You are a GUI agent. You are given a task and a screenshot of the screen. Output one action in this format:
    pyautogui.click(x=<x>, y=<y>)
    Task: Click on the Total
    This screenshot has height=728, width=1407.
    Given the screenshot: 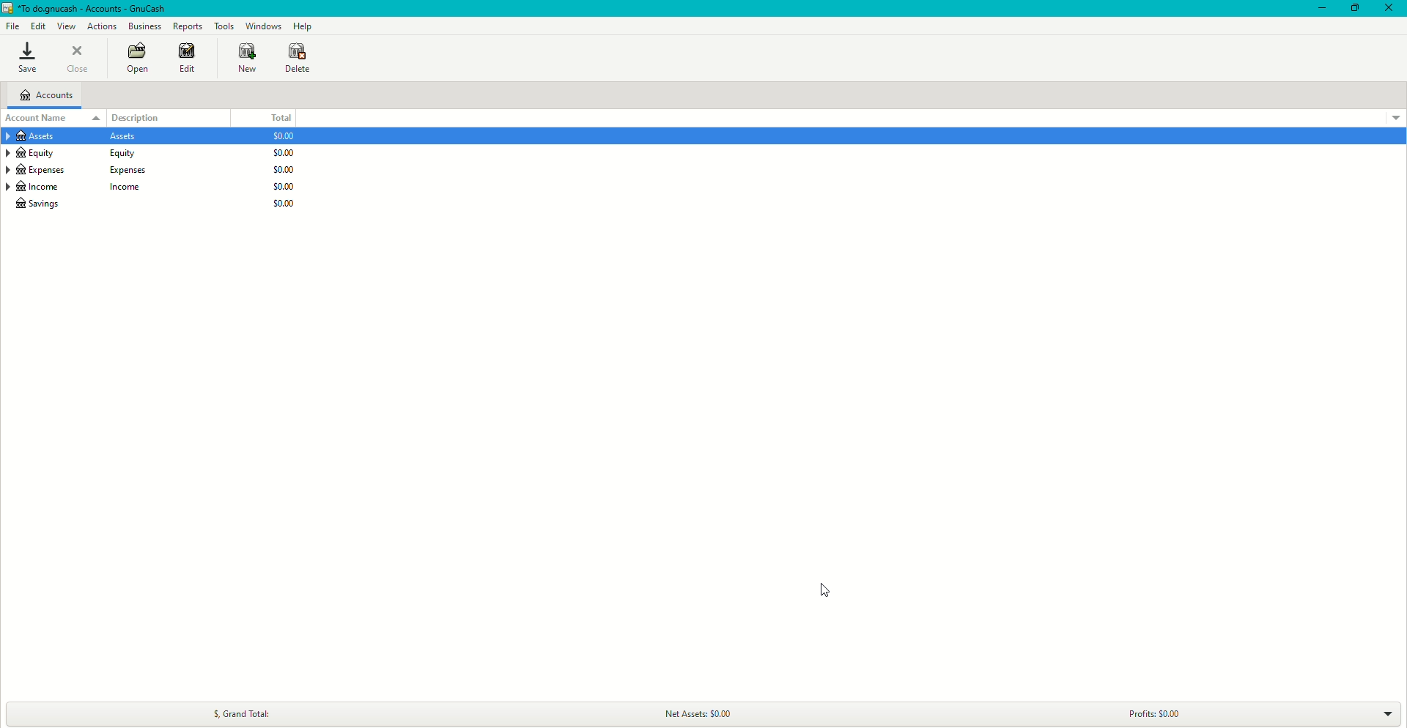 What is the action you would take?
    pyautogui.click(x=279, y=118)
    